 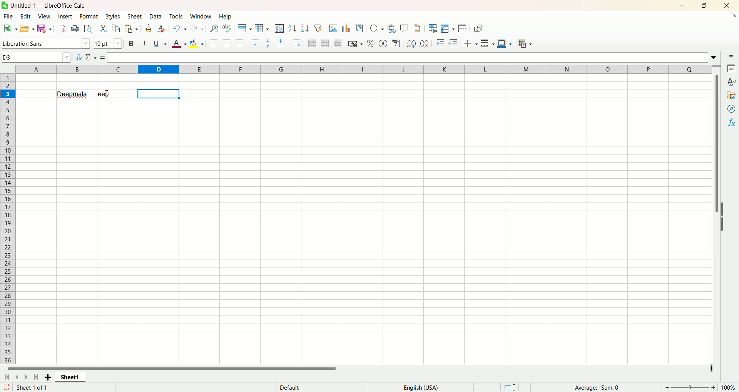 What do you see at coordinates (117, 94) in the screenshot?
I see `ee` at bounding box center [117, 94].